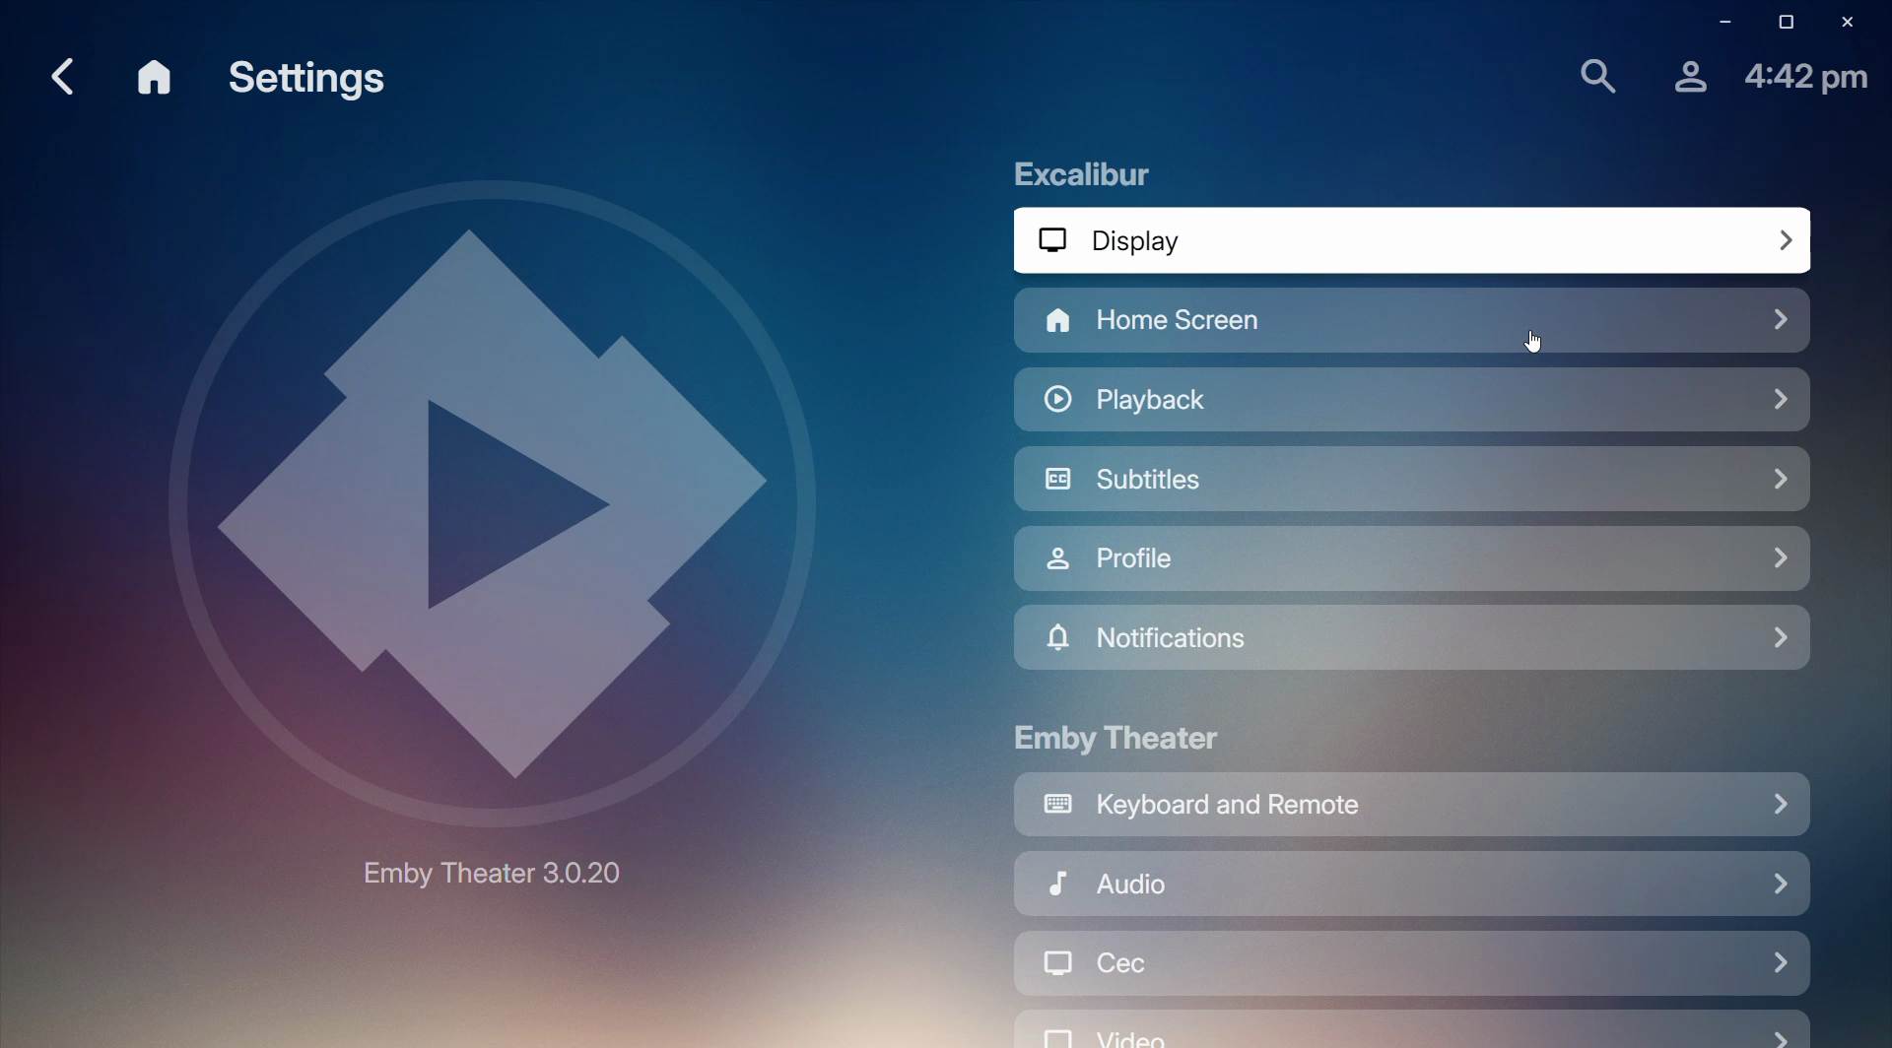 This screenshot has height=1048, width=1892. What do you see at coordinates (1409, 397) in the screenshot?
I see `Playback` at bounding box center [1409, 397].